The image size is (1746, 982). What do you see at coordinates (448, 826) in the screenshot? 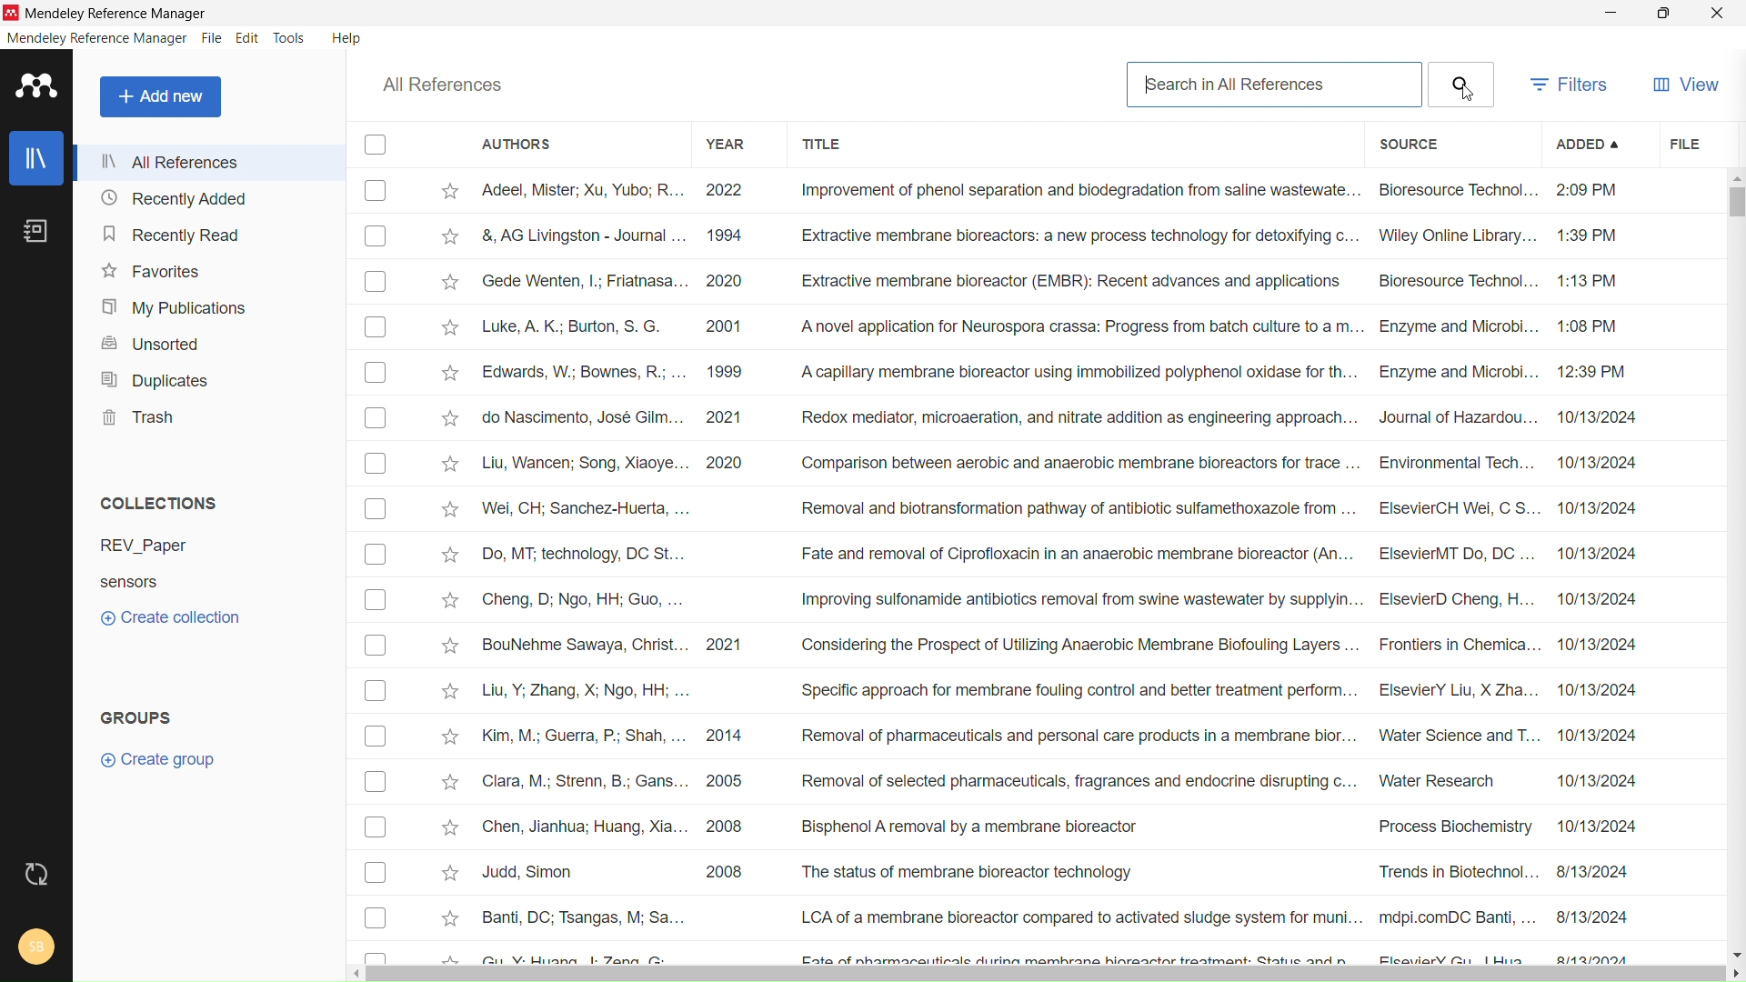
I see `Add to favorites` at bounding box center [448, 826].